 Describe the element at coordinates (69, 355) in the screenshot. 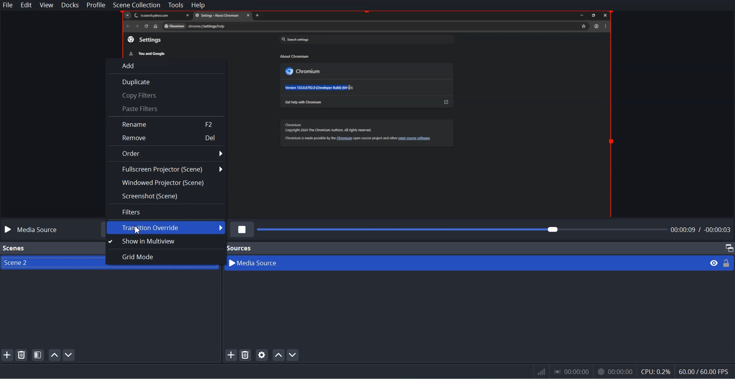

I see `Move Scene down` at that location.